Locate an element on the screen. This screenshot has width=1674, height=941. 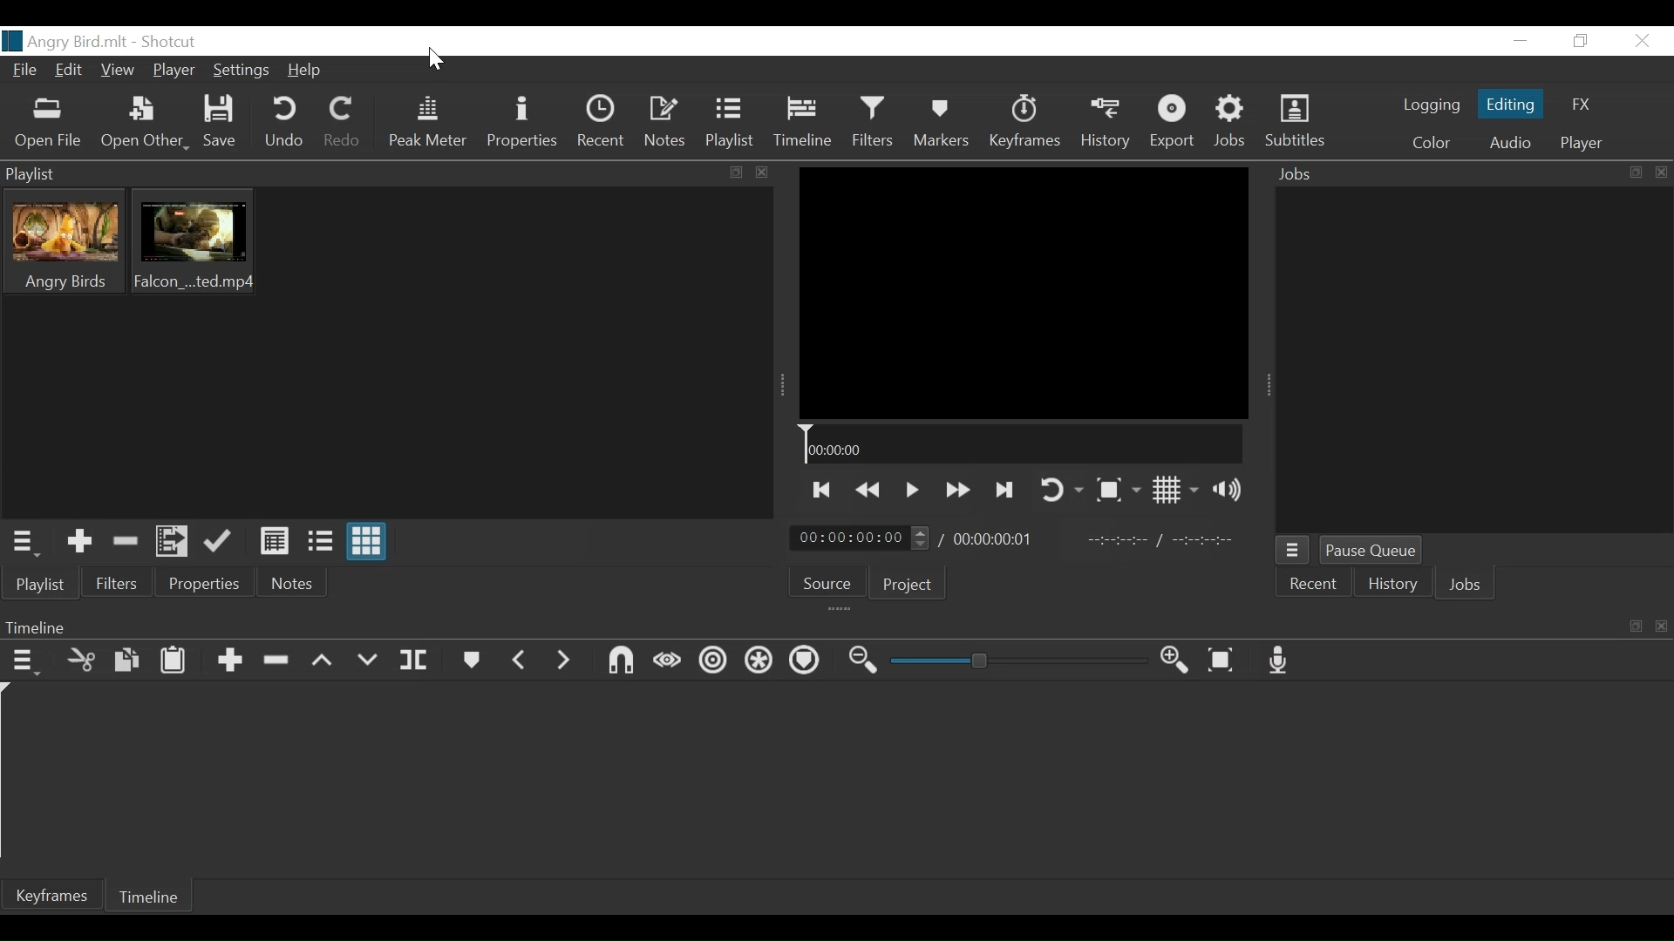
Edit is located at coordinates (70, 72).